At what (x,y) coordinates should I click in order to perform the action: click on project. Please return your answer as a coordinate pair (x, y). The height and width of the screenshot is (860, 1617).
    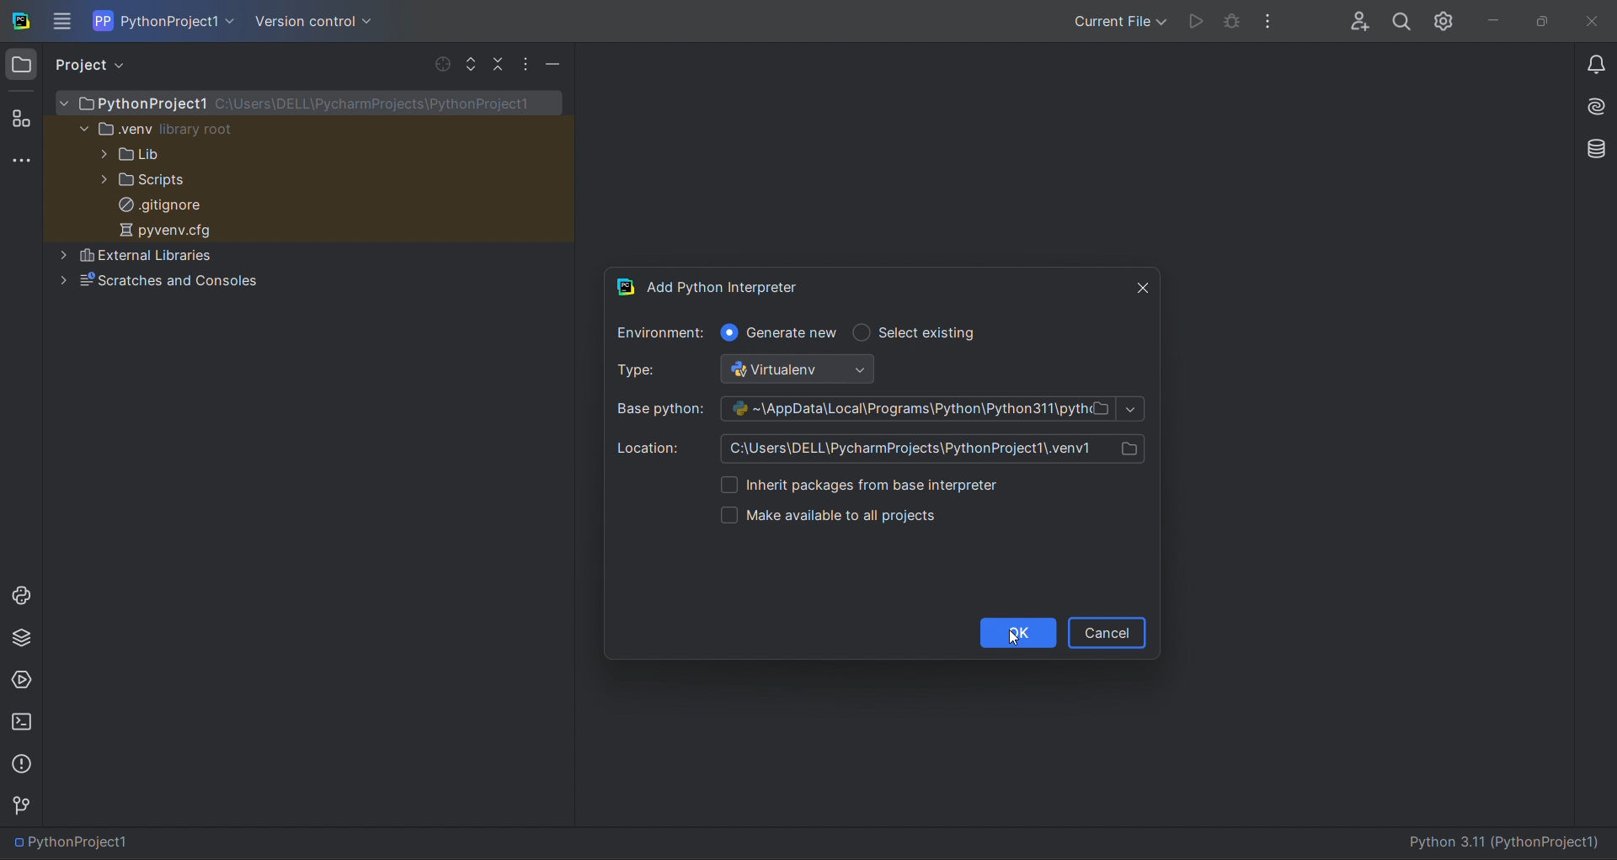
    Looking at the image, I should click on (95, 65).